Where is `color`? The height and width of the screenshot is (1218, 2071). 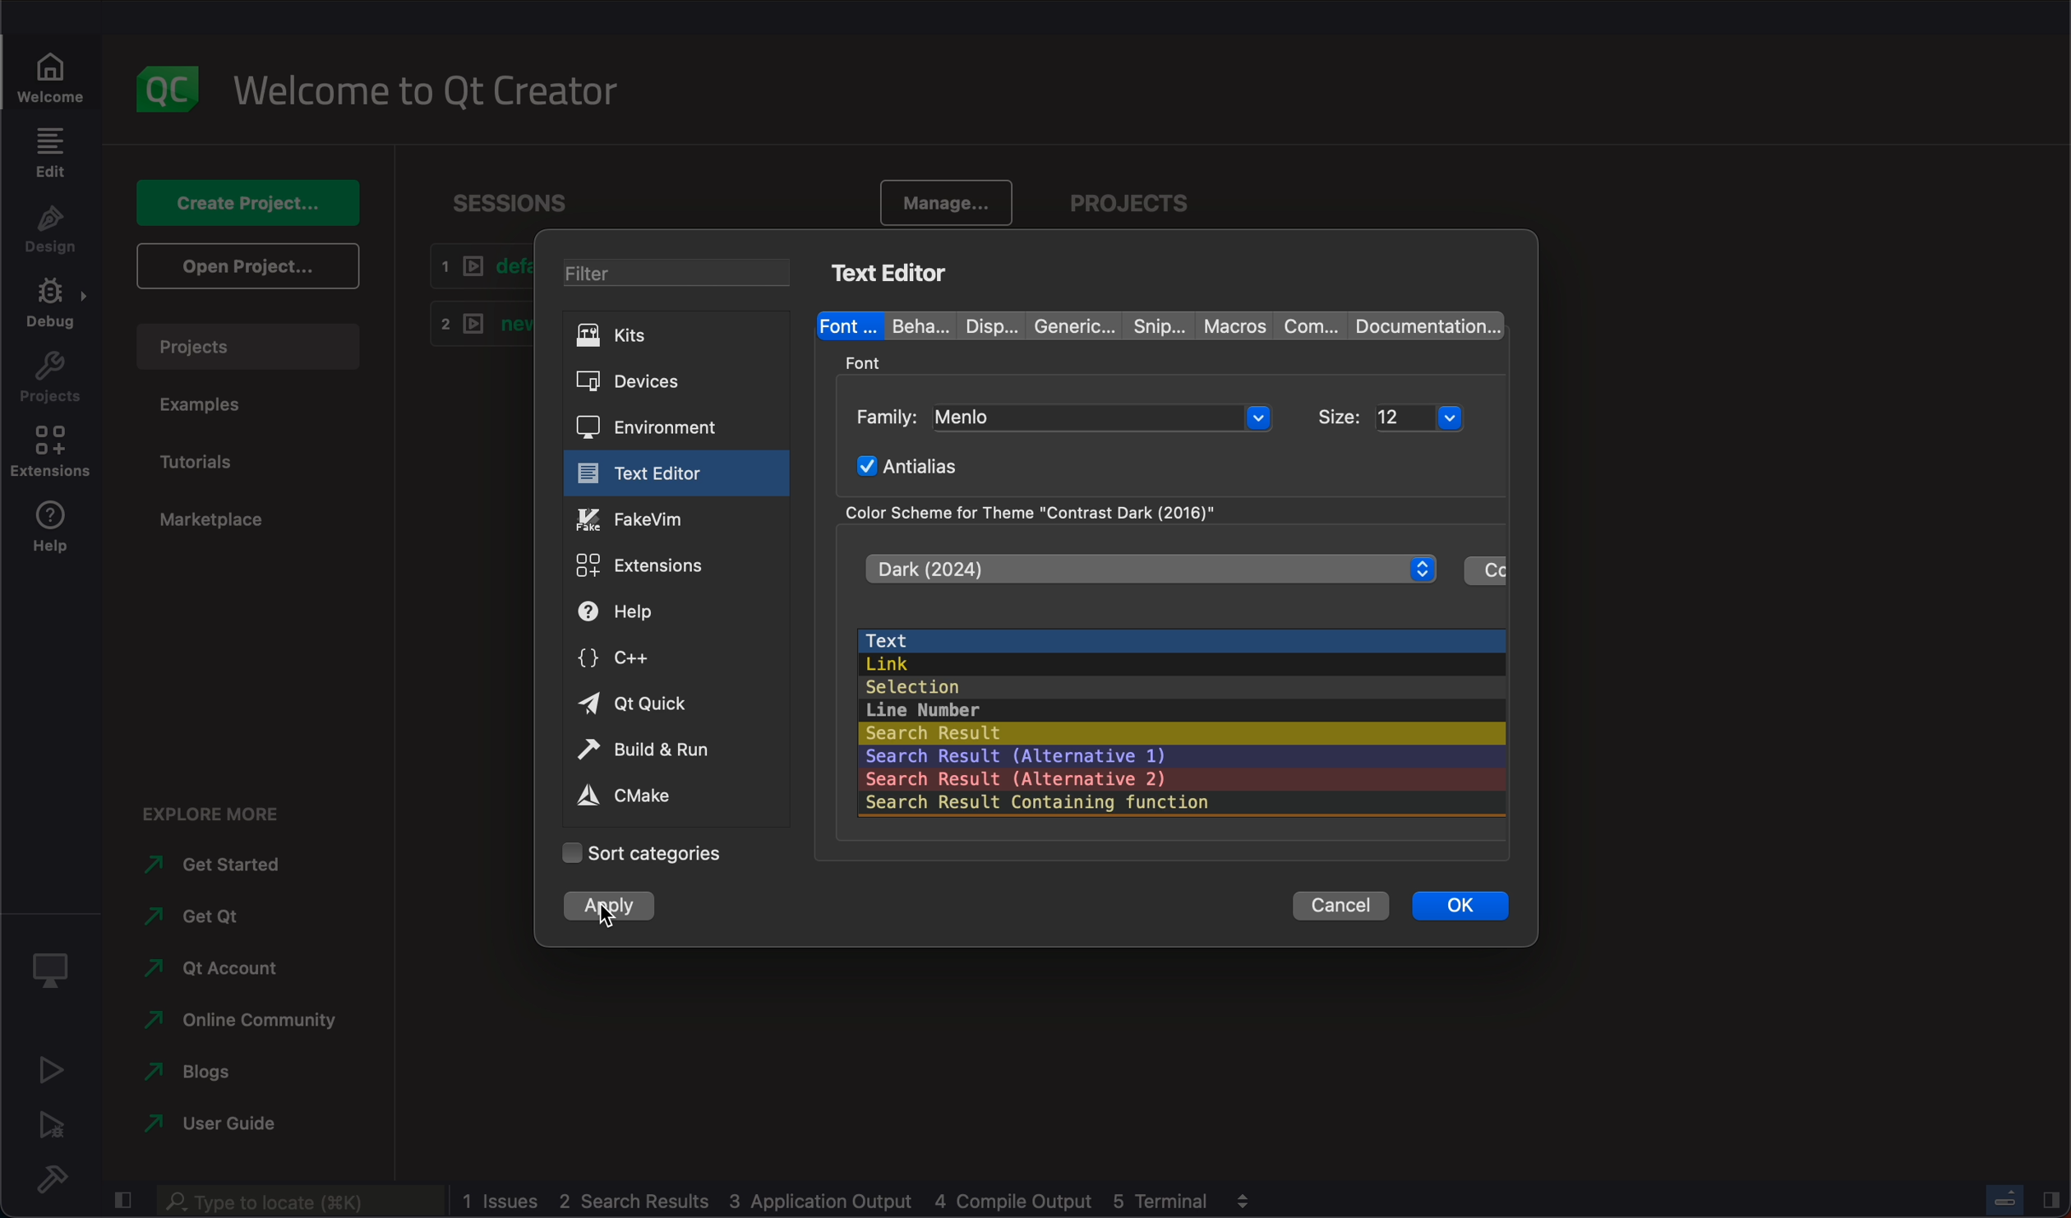
color is located at coordinates (1485, 572).